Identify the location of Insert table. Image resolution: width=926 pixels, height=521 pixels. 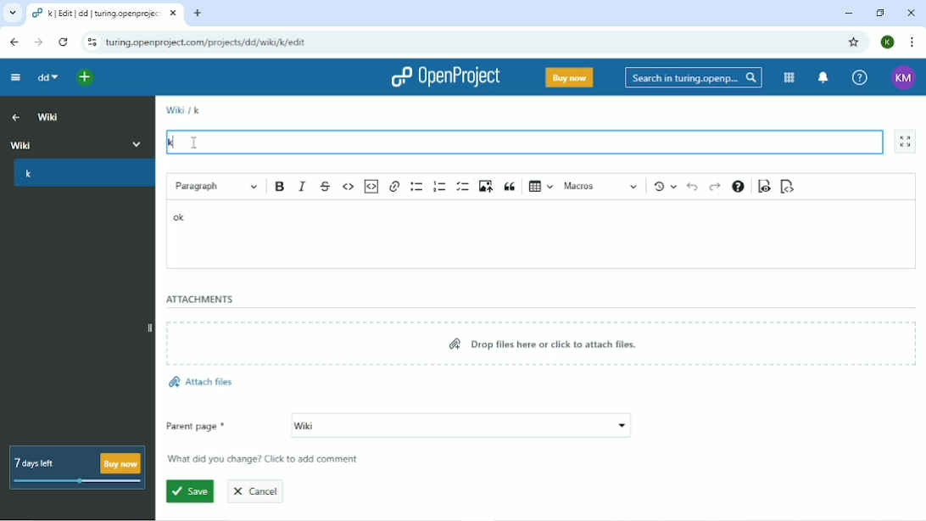
(539, 188).